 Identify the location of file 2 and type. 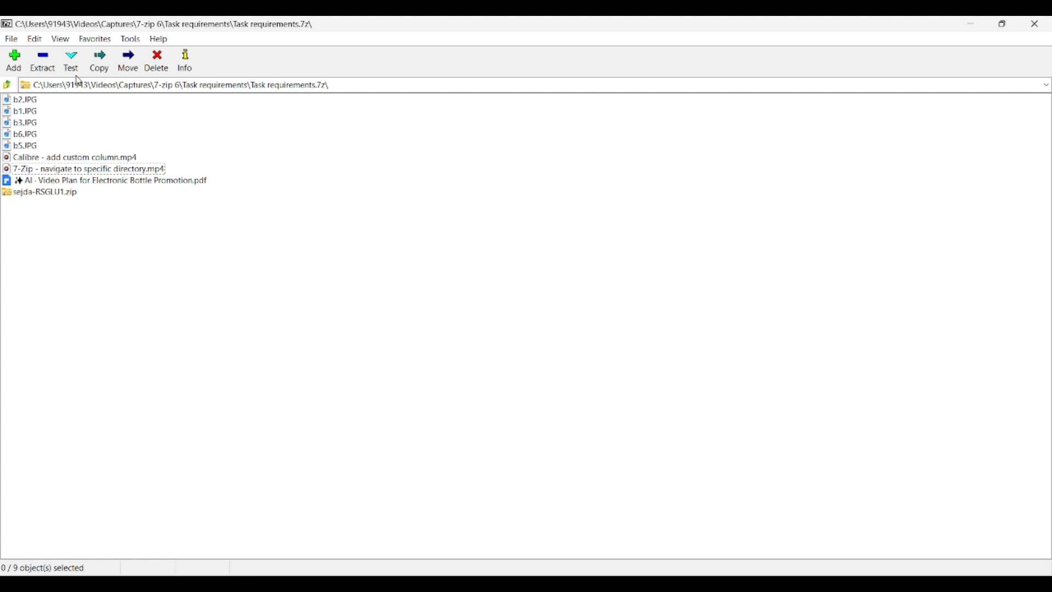
(300, 99).